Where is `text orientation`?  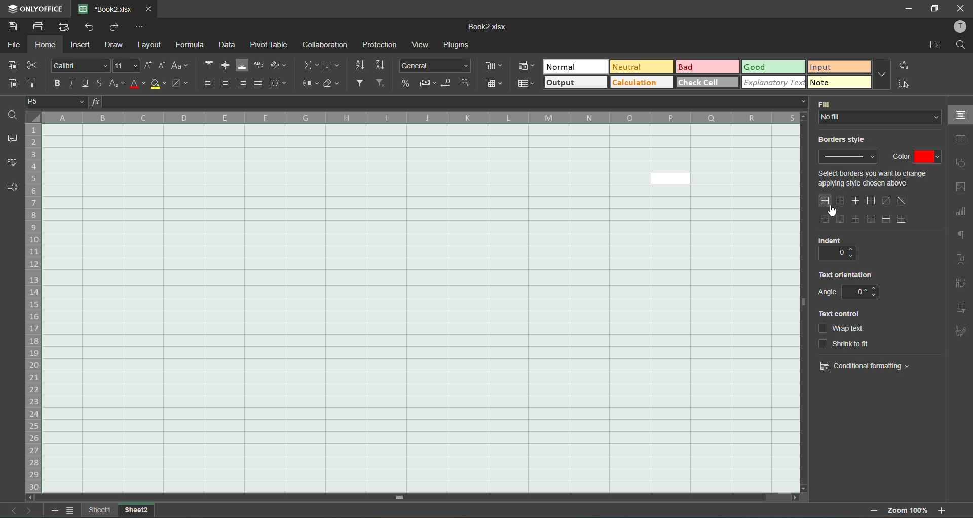
text orientation is located at coordinates (847, 275).